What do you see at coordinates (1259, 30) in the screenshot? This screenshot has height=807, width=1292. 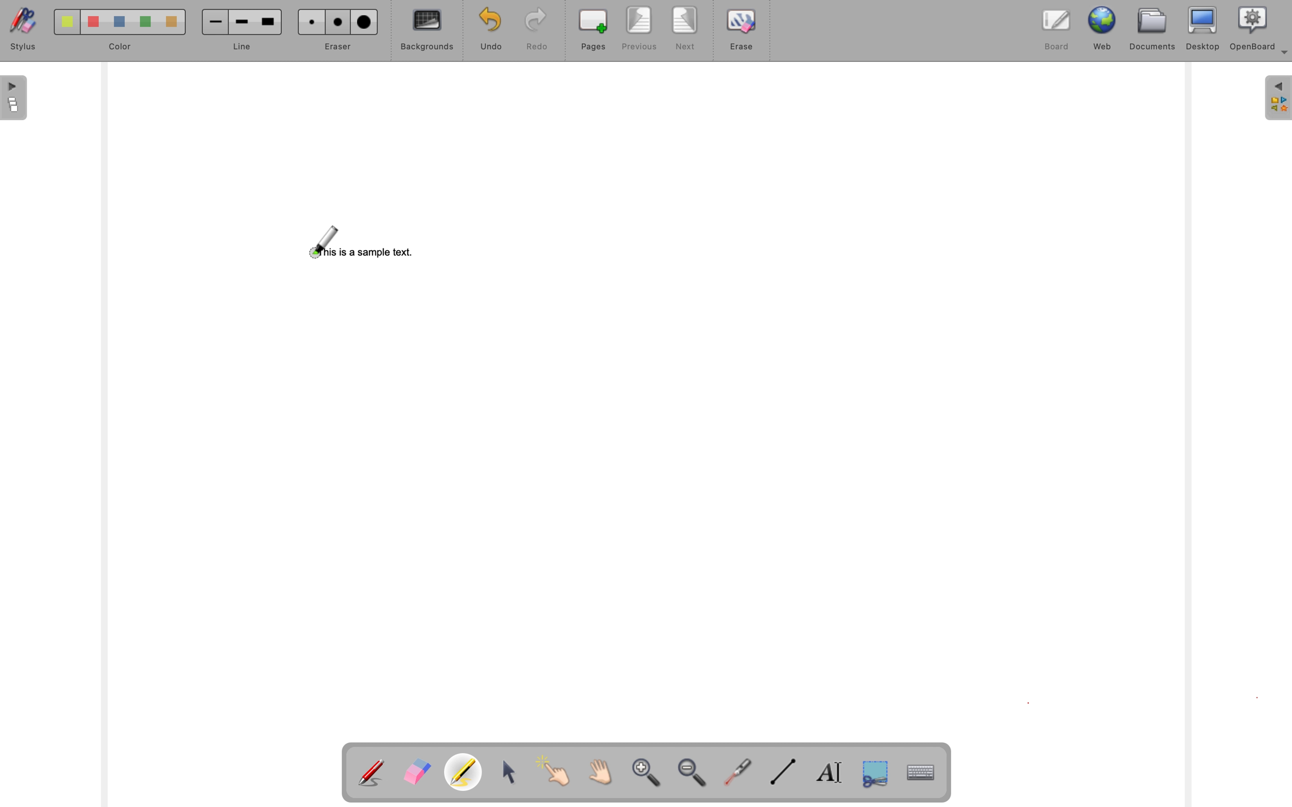 I see `OpenBoard` at bounding box center [1259, 30].